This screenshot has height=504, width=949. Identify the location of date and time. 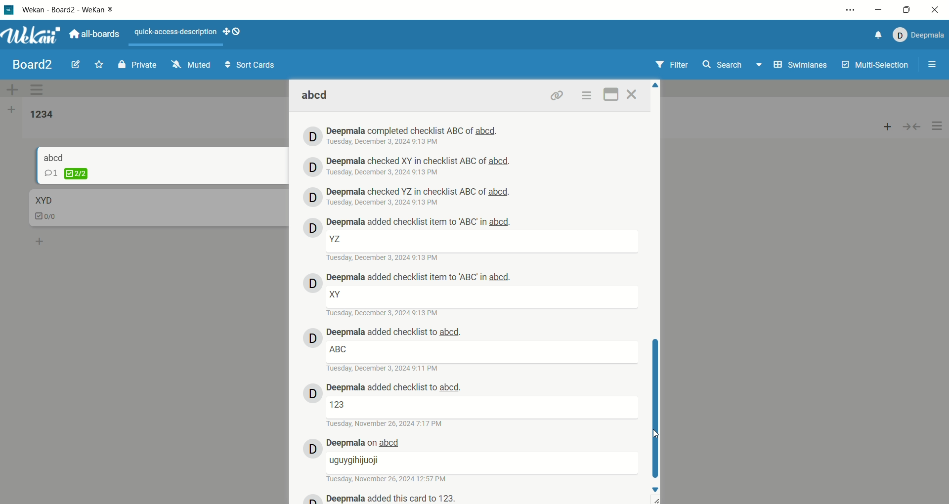
(387, 424).